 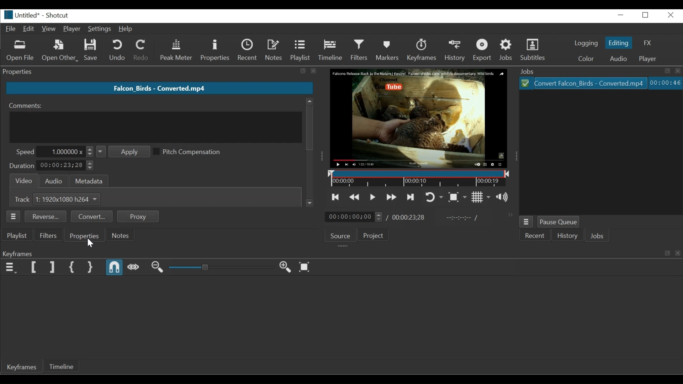 What do you see at coordinates (48, 235) in the screenshot?
I see `Filters` at bounding box center [48, 235].